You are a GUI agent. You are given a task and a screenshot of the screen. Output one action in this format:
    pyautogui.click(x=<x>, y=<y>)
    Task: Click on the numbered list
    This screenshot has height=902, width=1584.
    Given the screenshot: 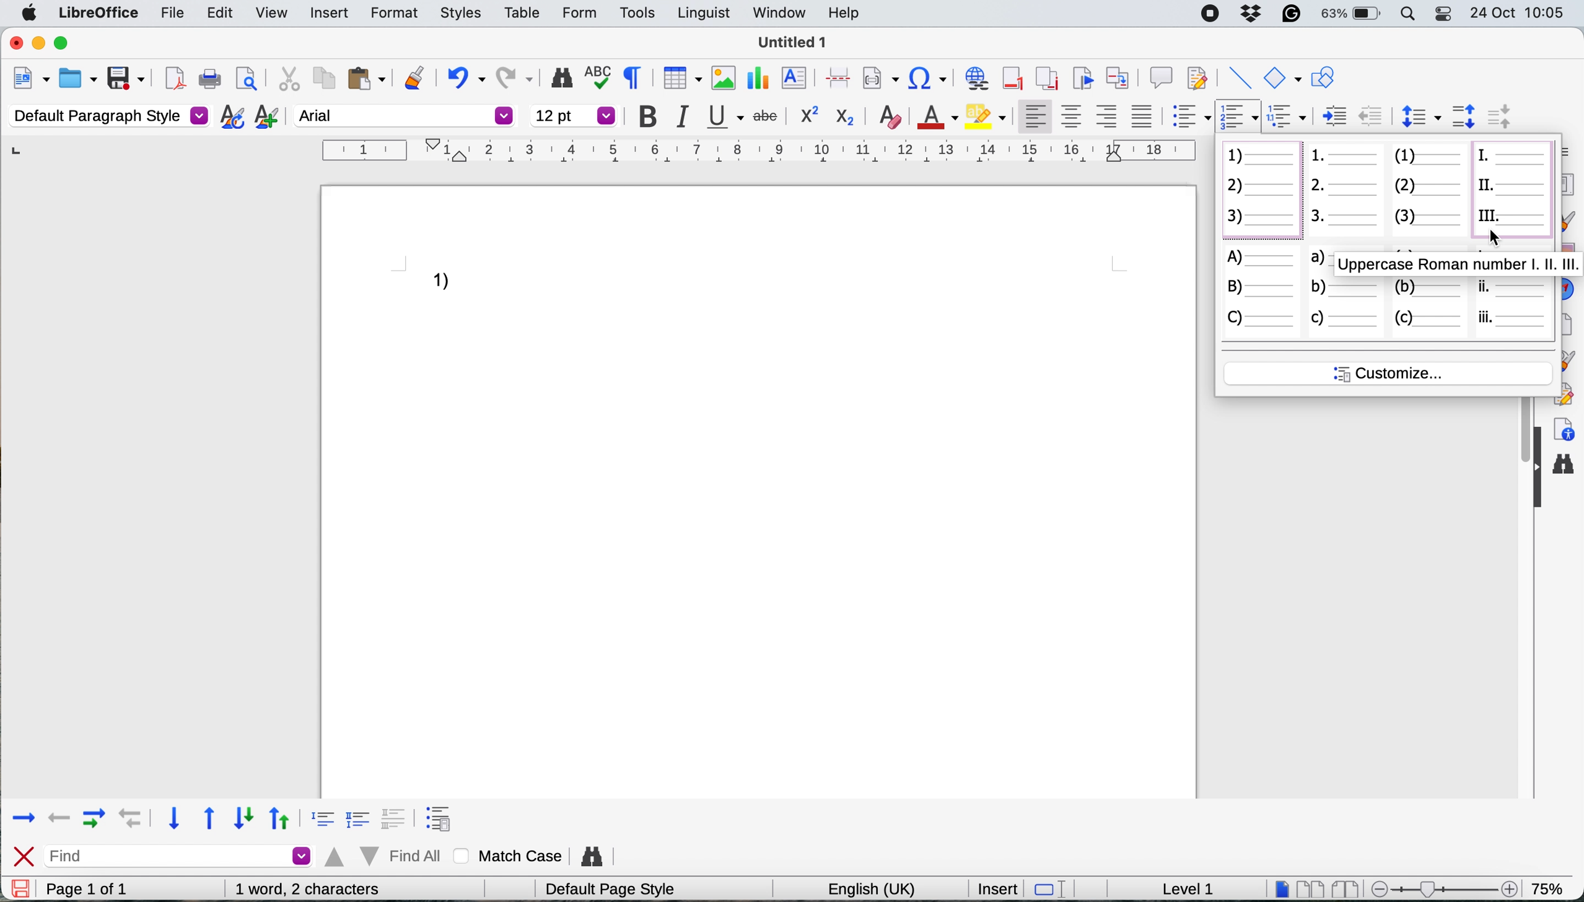 What is the action you would take?
    pyautogui.click(x=1259, y=193)
    